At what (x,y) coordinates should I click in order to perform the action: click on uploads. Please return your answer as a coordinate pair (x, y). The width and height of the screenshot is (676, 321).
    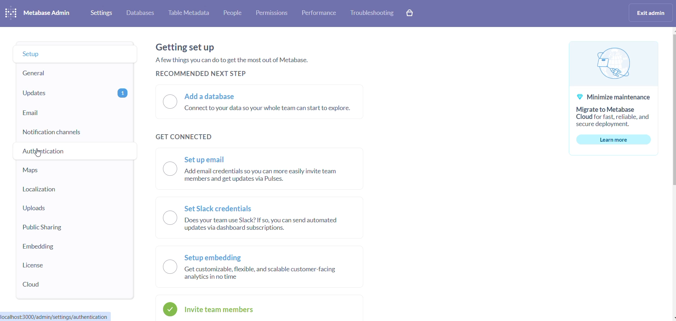
    Looking at the image, I should click on (59, 210).